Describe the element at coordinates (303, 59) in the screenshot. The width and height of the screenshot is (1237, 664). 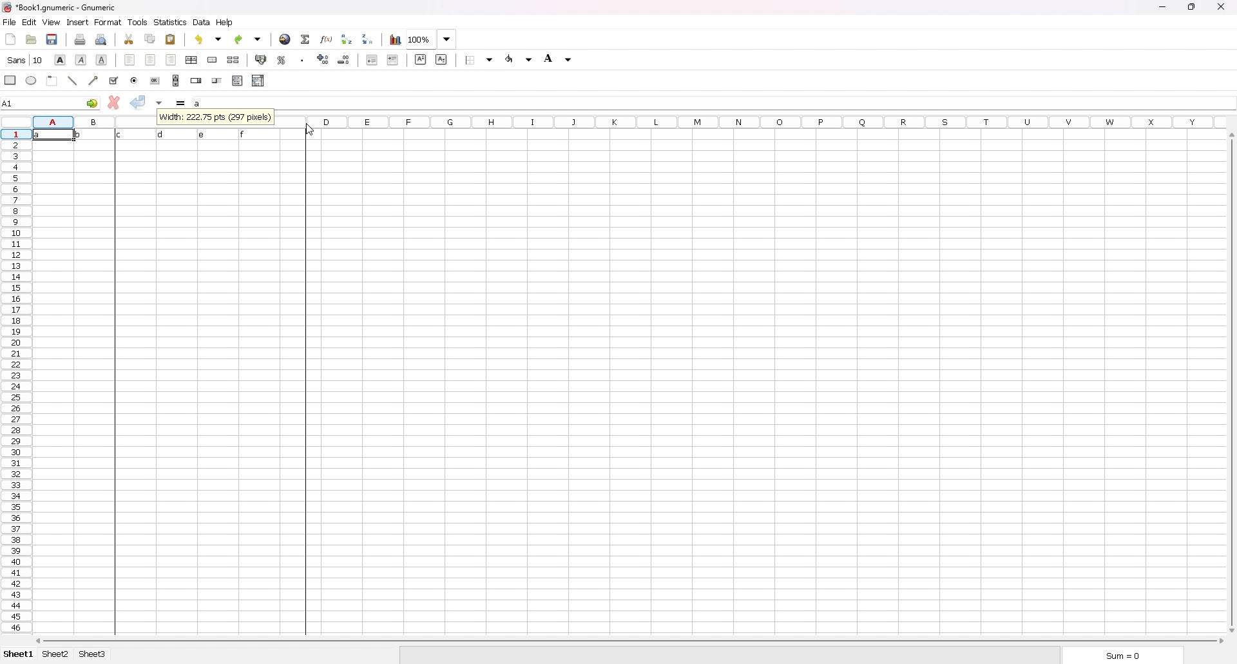
I see `thousands separator` at that location.